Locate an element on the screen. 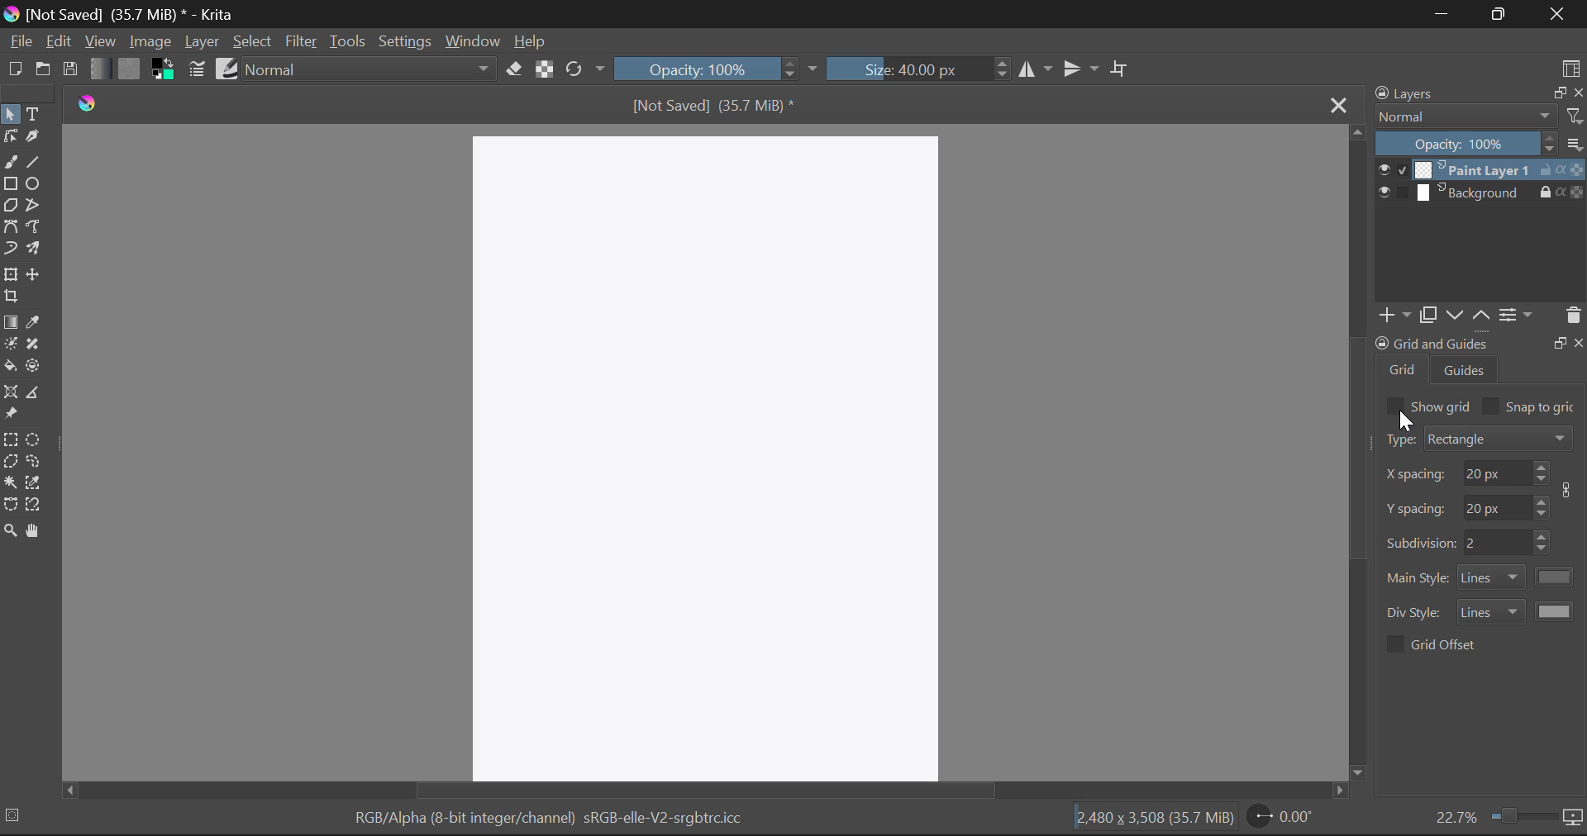 The height and width of the screenshot is (836, 1587). [Not Saved] (35.7 MiB) * - Krita is located at coordinates (121, 14).